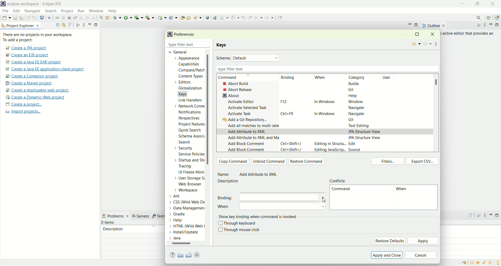 The image size is (501, 266). I want to click on user, so click(390, 77).